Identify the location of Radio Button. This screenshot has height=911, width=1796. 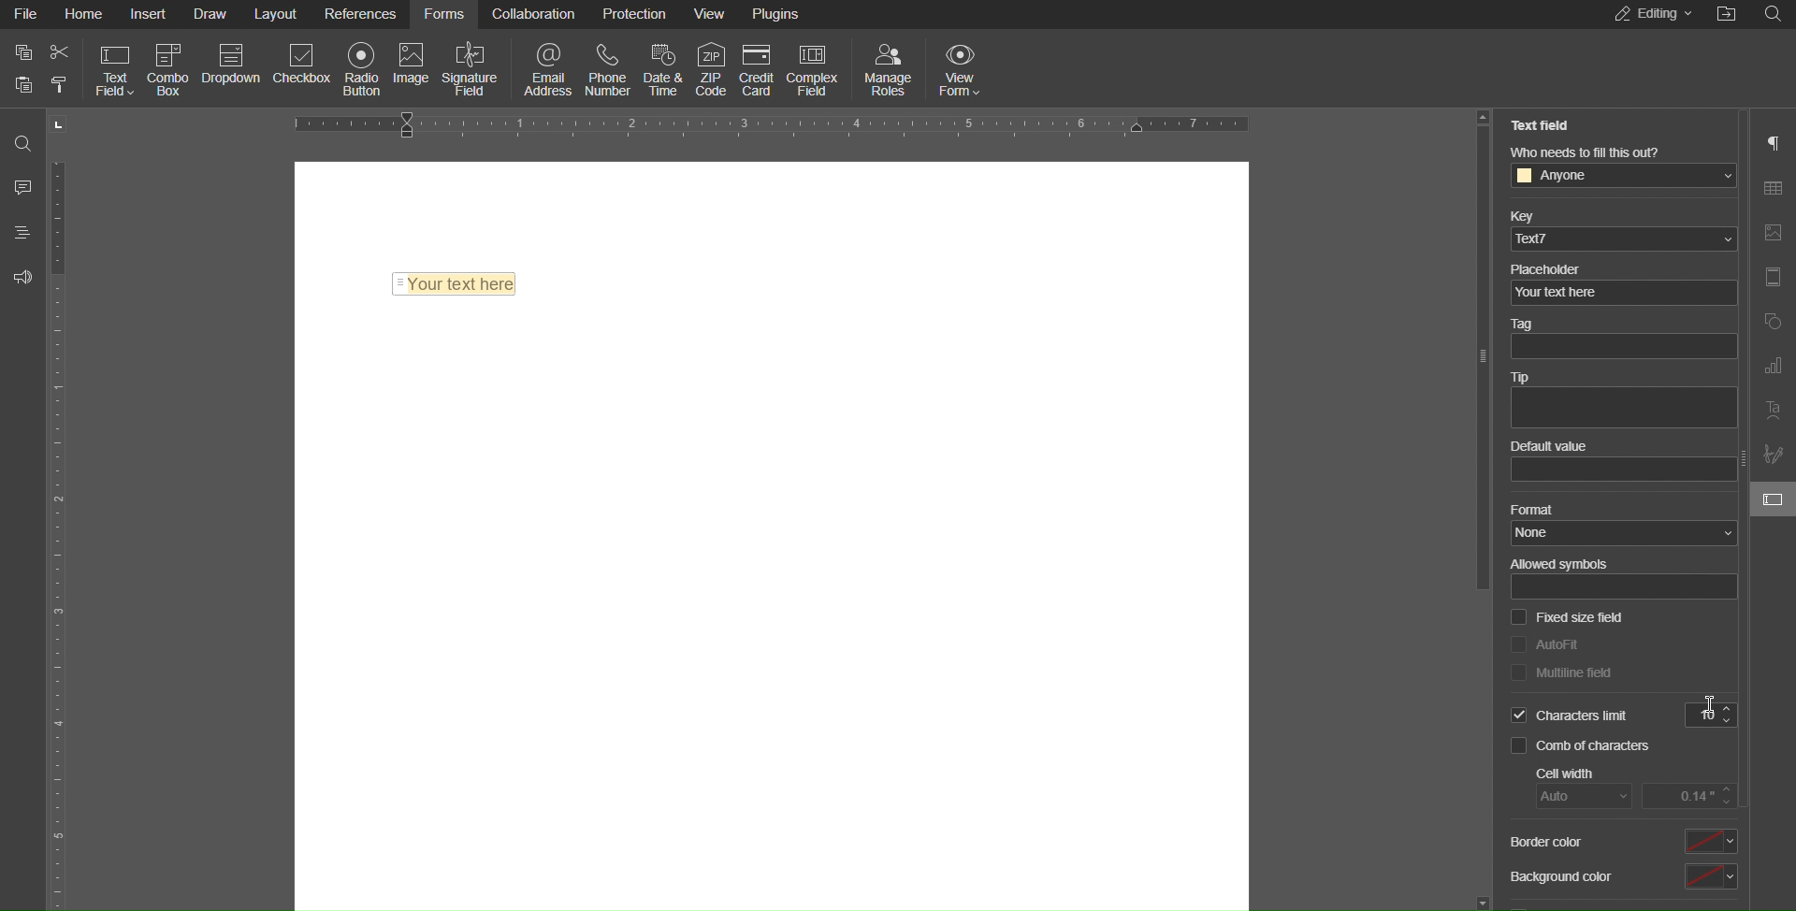
(362, 68).